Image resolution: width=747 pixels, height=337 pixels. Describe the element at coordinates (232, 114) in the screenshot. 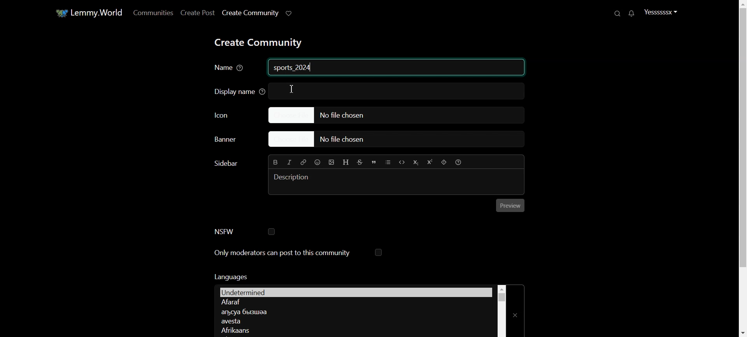

I see `Icon ` at that location.